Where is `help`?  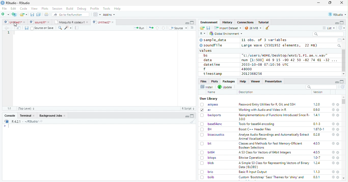 help is located at coordinates (333, 172).